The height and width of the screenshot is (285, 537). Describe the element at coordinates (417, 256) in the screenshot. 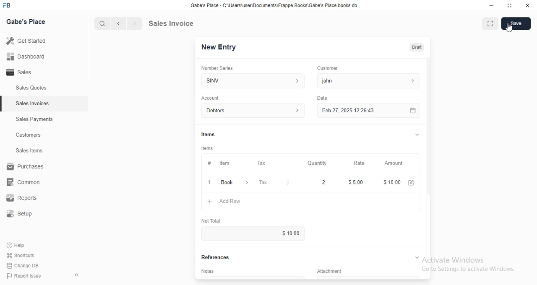

I see `Expand` at that location.